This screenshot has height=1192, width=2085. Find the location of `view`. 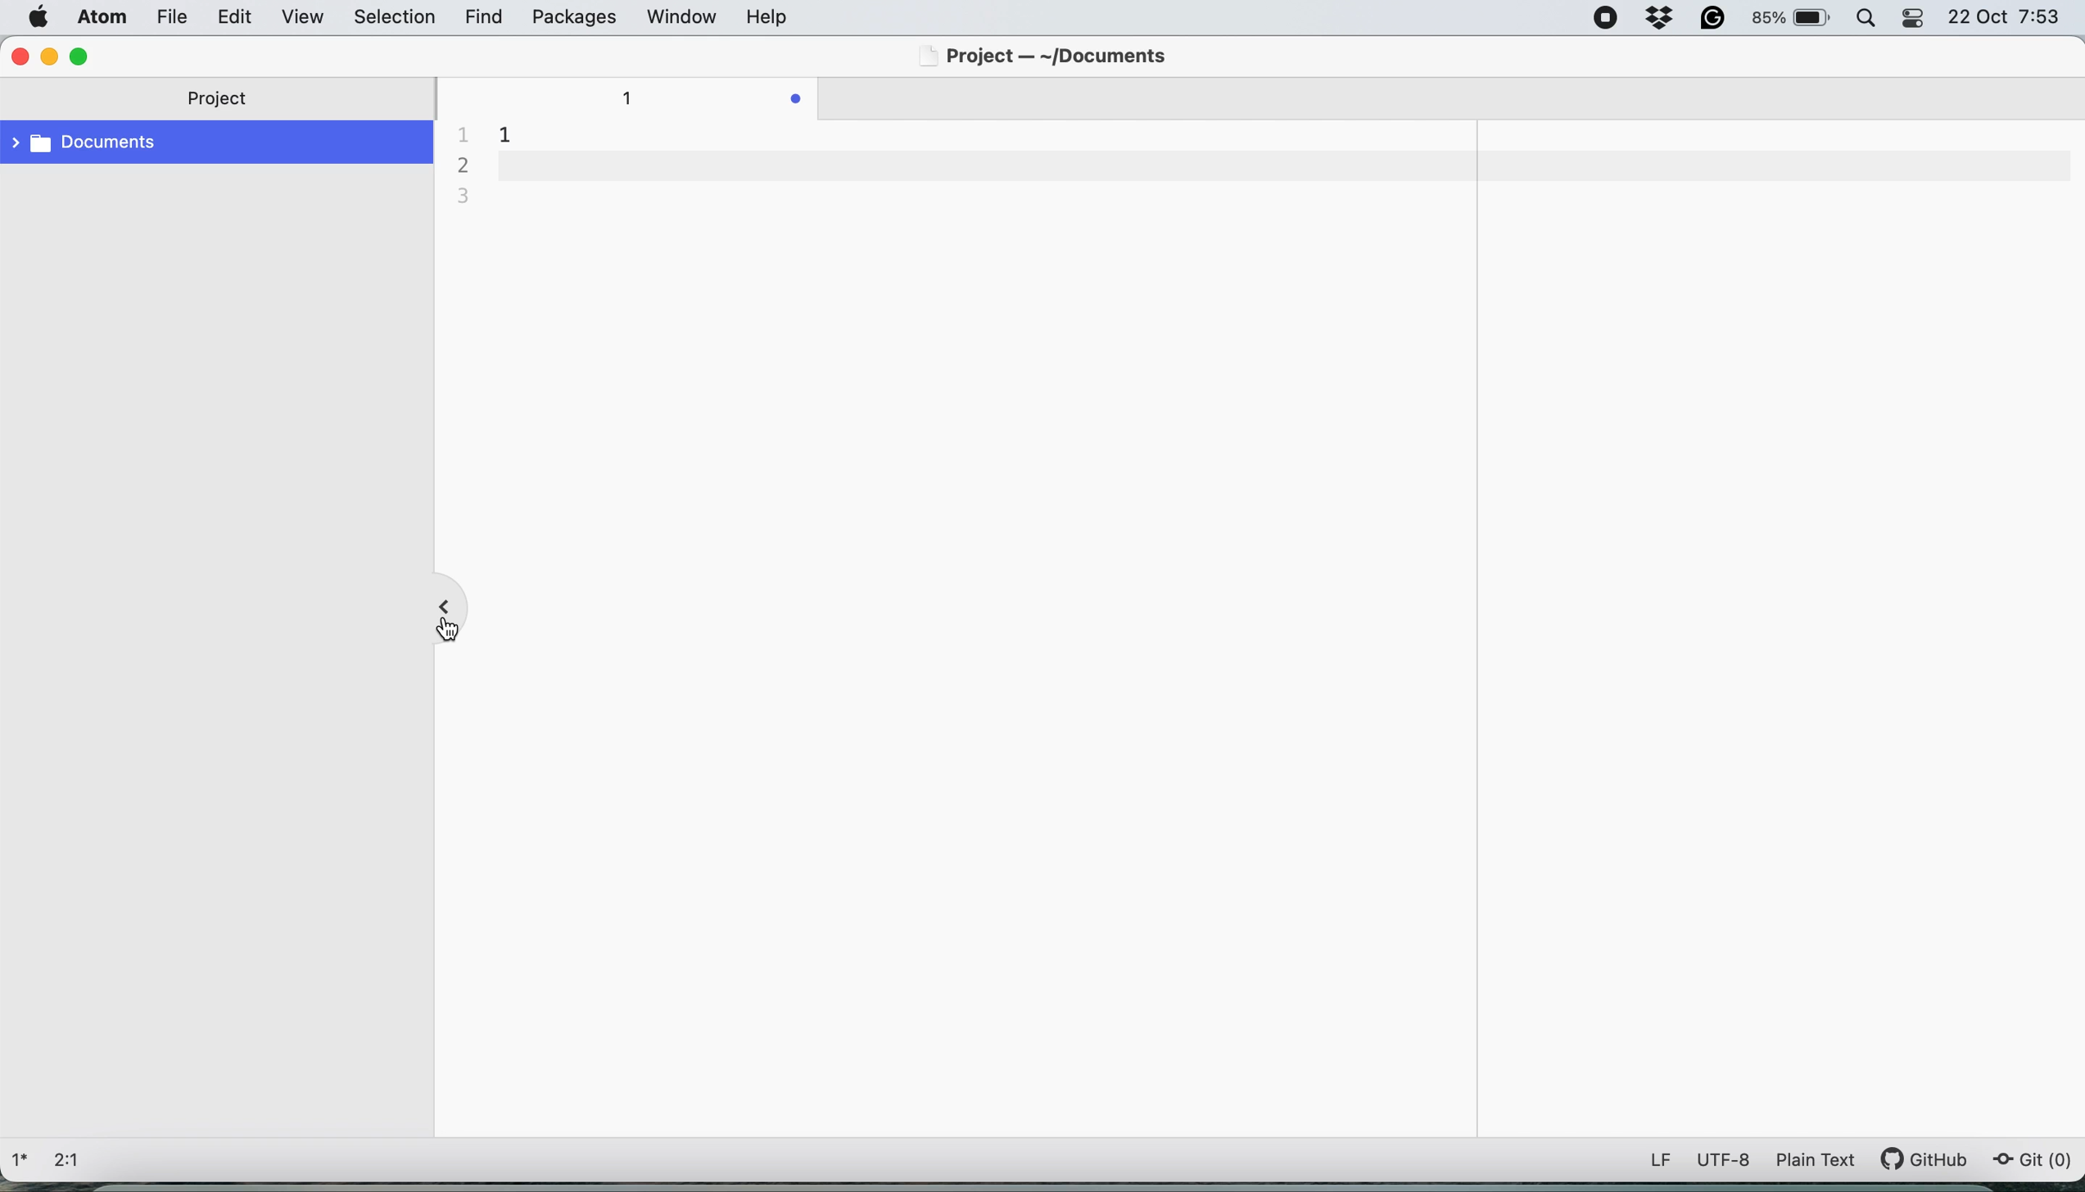

view is located at coordinates (305, 18).